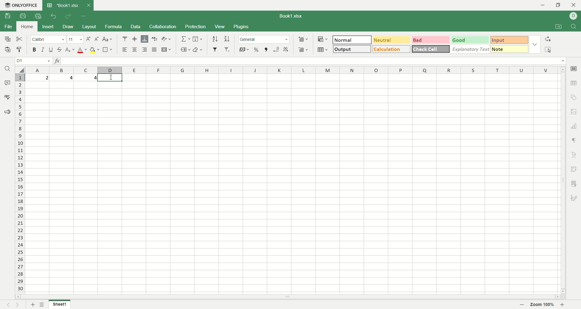 The width and height of the screenshot is (581, 309). I want to click on open file location, so click(558, 27).